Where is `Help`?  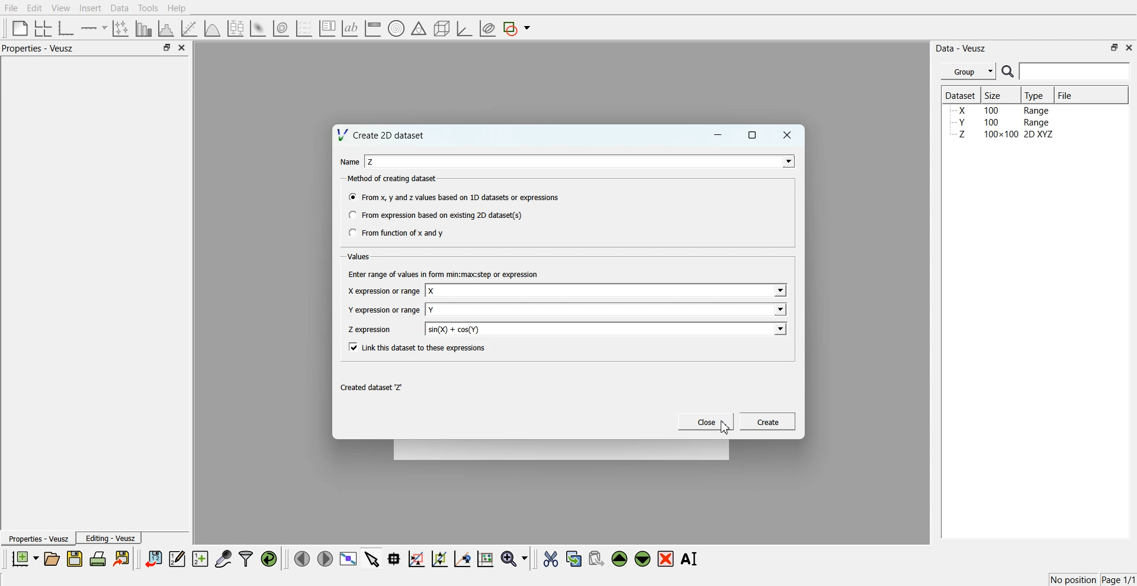 Help is located at coordinates (177, 8).